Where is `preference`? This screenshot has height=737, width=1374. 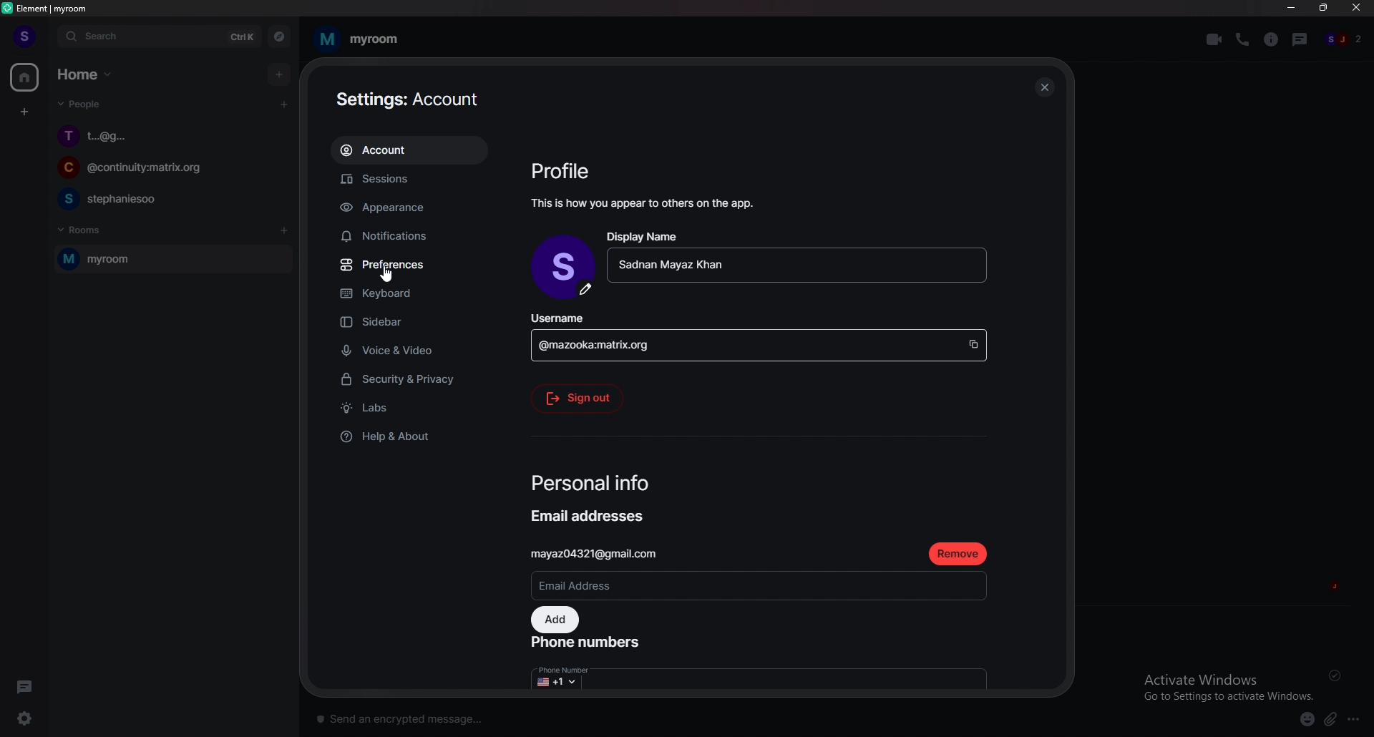 preference is located at coordinates (409, 265).